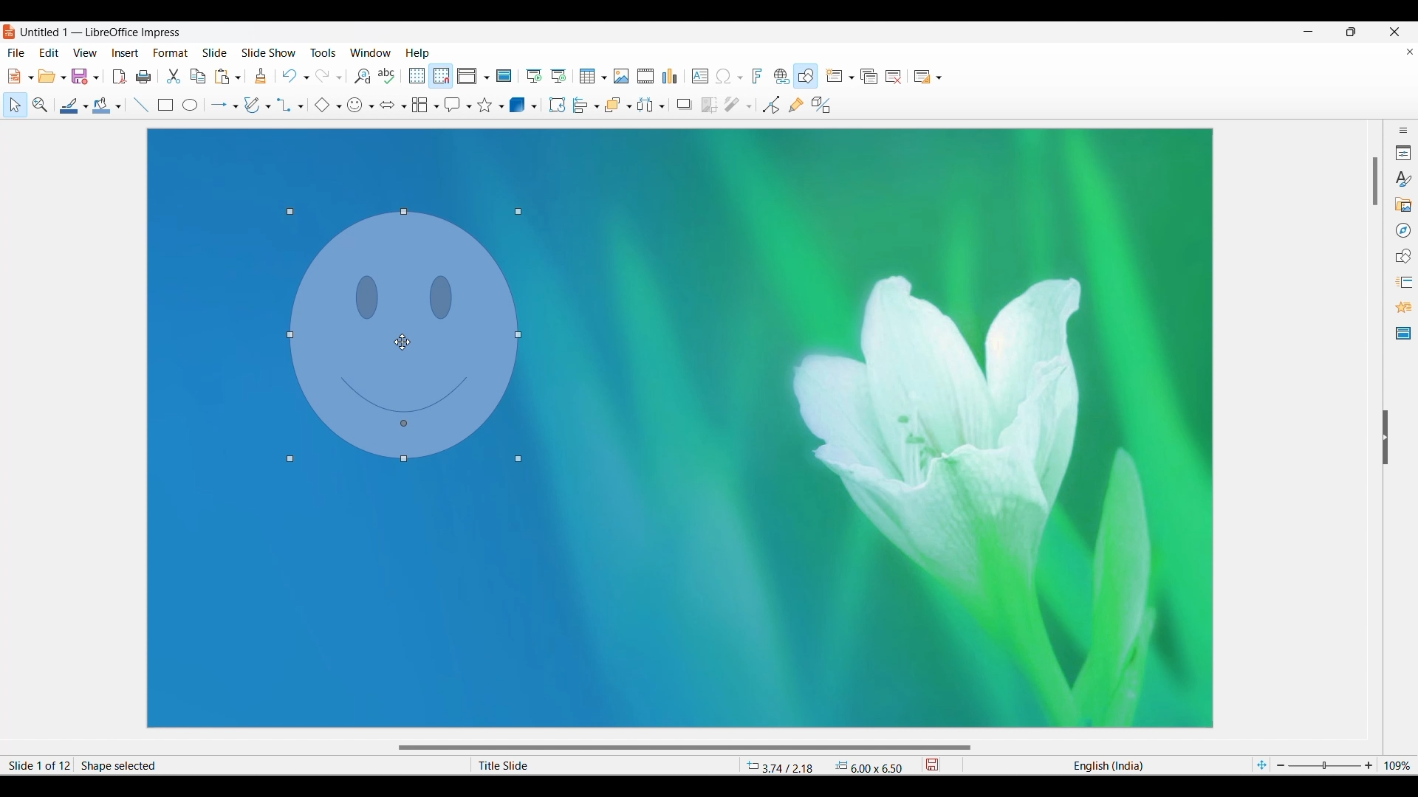 The width and height of the screenshot is (1418, 797). Describe the element at coordinates (731, 105) in the screenshot. I see `Chosen filter` at that location.